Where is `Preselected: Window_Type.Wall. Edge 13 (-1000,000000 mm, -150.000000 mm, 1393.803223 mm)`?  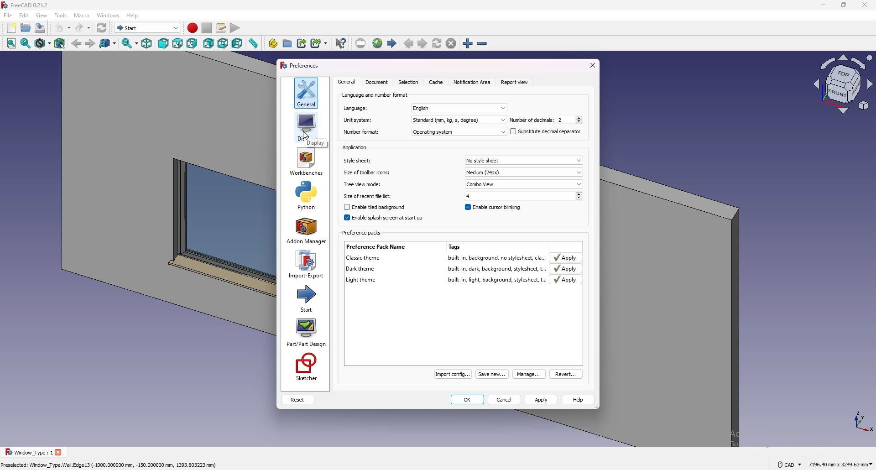
Preselected: Window_Type.Wall. Edge 13 (-1000,000000 mm, -150.000000 mm, 1393.803223 mm) is located at coordinates (111, 464).